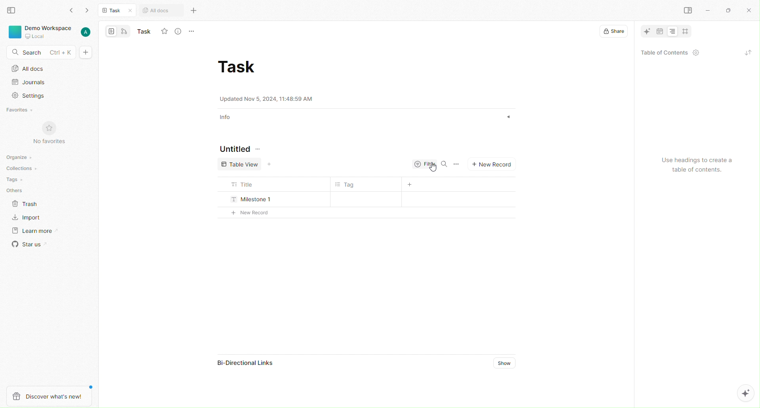  I want to click on Journals, so click(34, 83).